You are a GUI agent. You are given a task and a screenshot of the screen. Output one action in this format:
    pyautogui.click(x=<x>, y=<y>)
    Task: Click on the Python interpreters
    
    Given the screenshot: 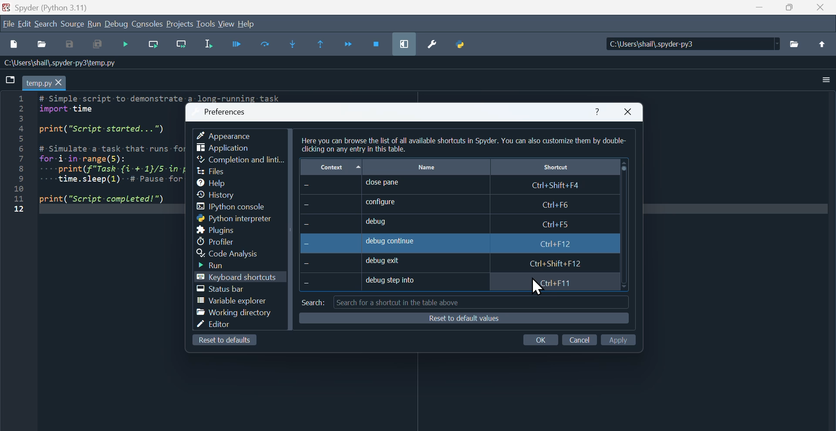 What is the action you would take?
    pyautogui.click(x=224, y=219)
    